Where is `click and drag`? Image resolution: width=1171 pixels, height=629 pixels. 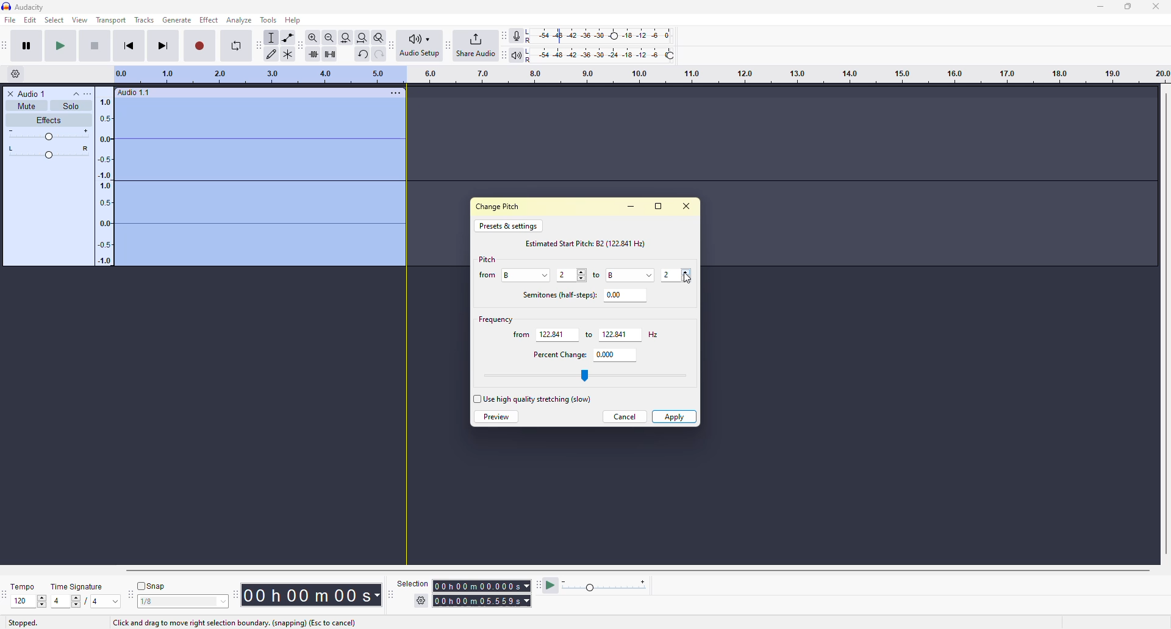 click and drag is located at coordinates (232, 621).